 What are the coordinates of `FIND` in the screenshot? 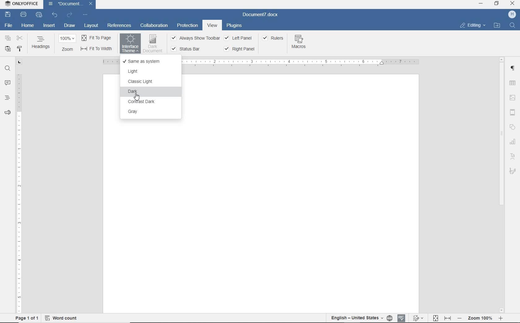 It's located at (8, 69).